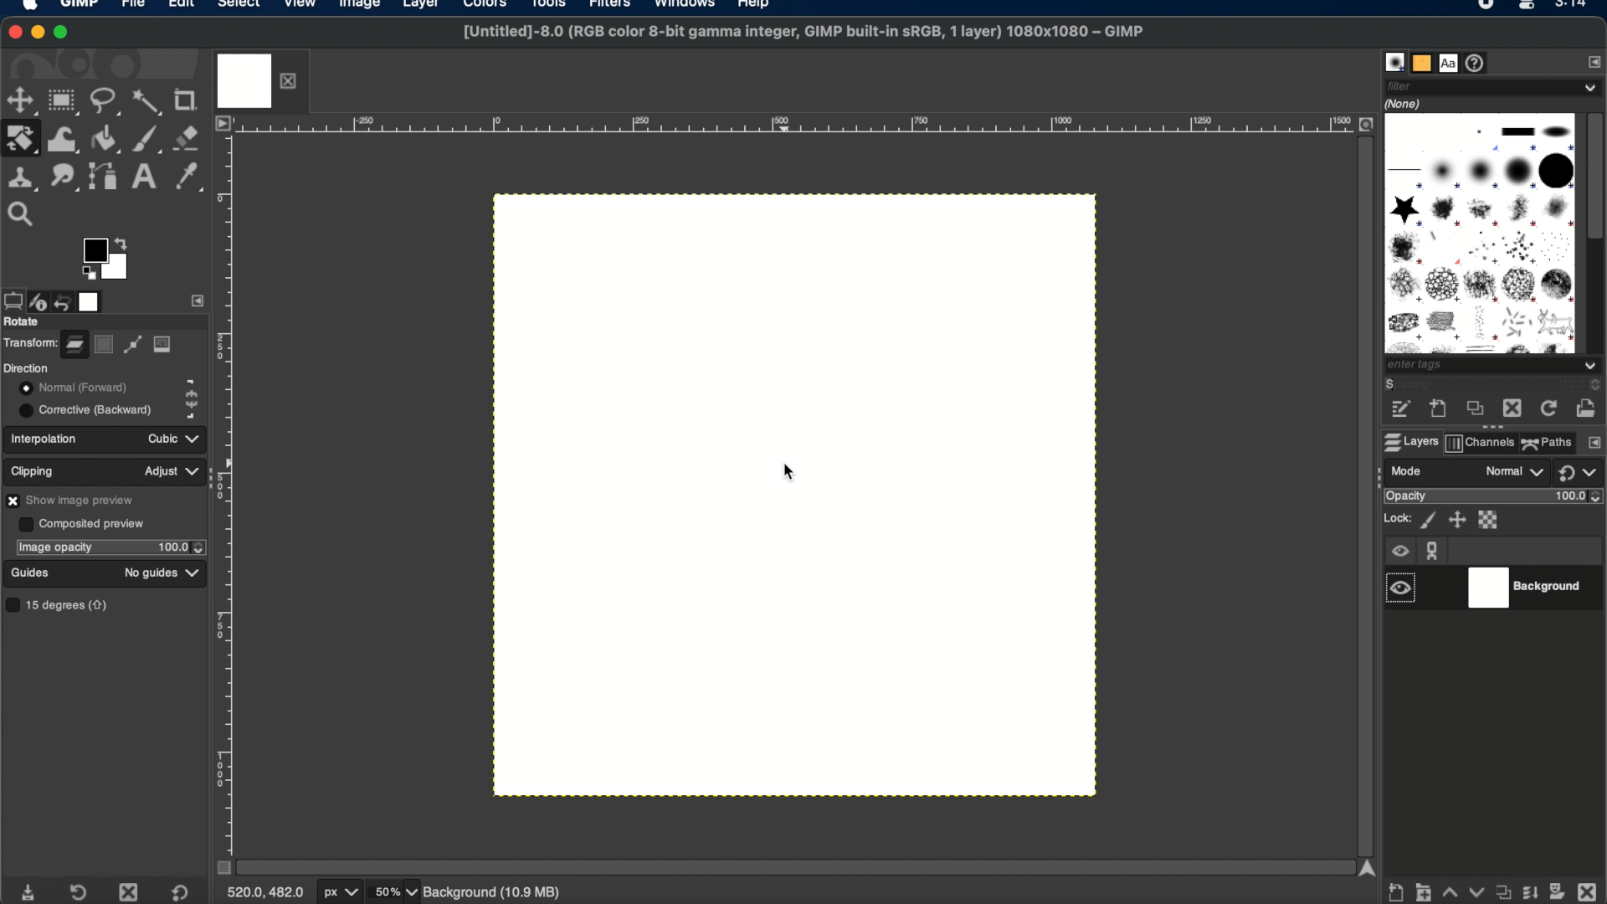  Describe the element at coordinates (1495, 367) in the screenshot. I see `tags dropdown` at that location.